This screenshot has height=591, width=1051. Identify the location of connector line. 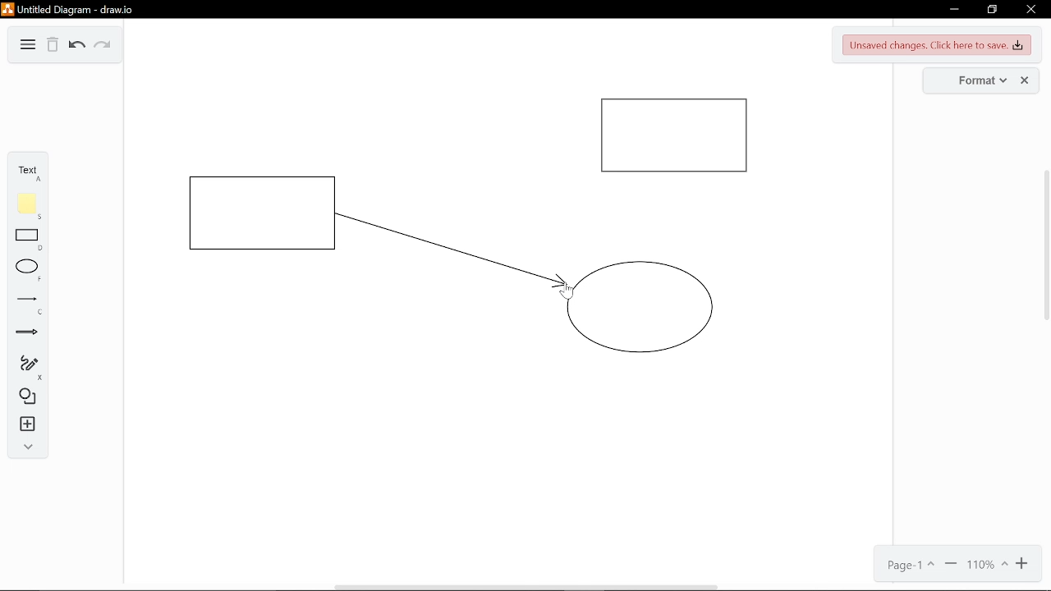
(452, 250).